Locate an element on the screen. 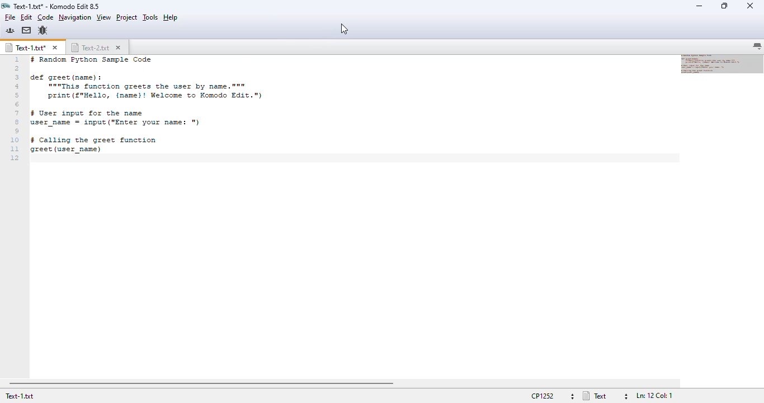  close tab is located at coordinates (118, 48).